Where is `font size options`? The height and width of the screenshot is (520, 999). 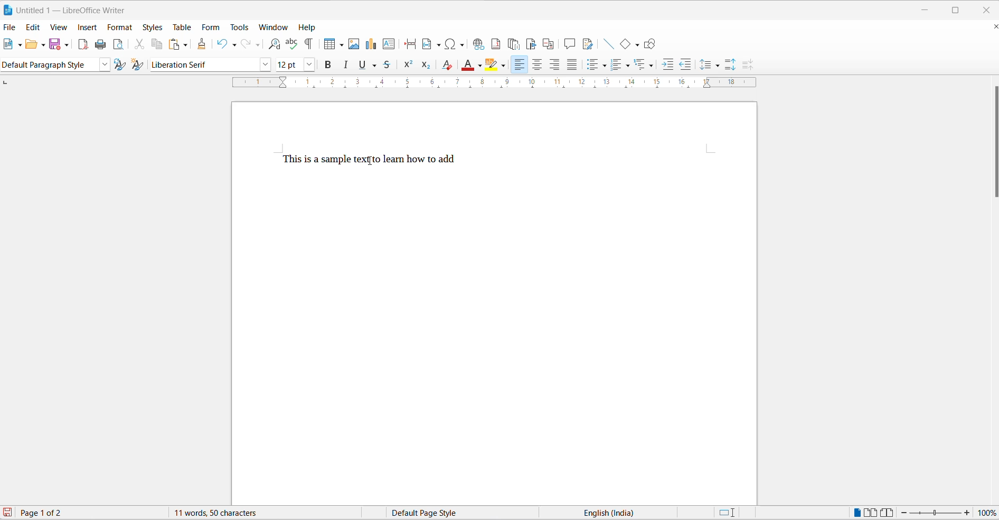
font size options is located at coordinates (308, 65).